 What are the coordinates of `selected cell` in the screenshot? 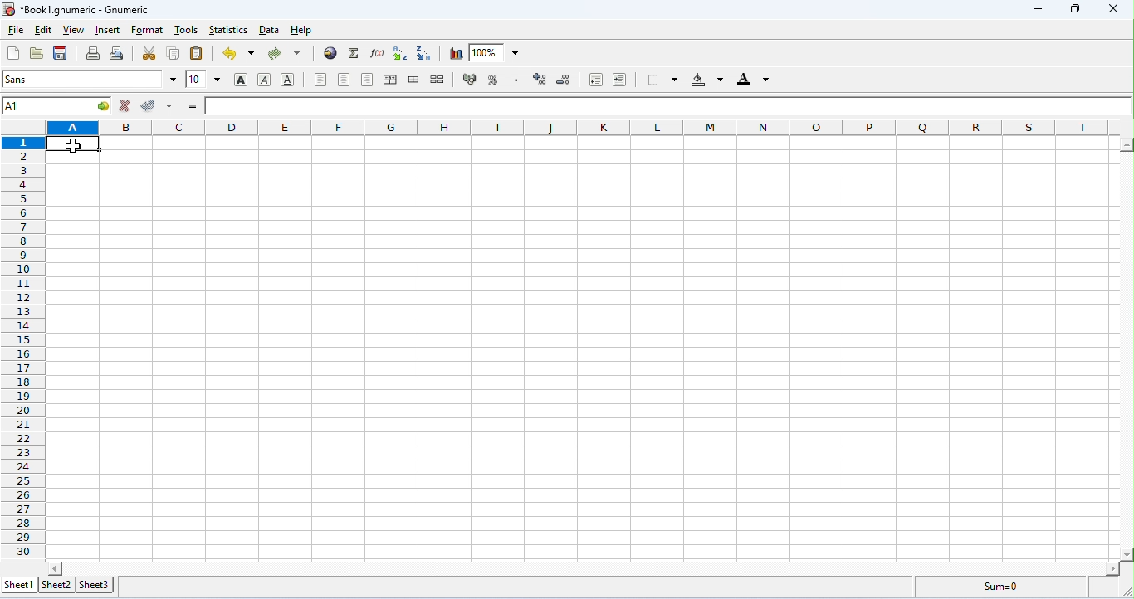 It's located at (73, 143).